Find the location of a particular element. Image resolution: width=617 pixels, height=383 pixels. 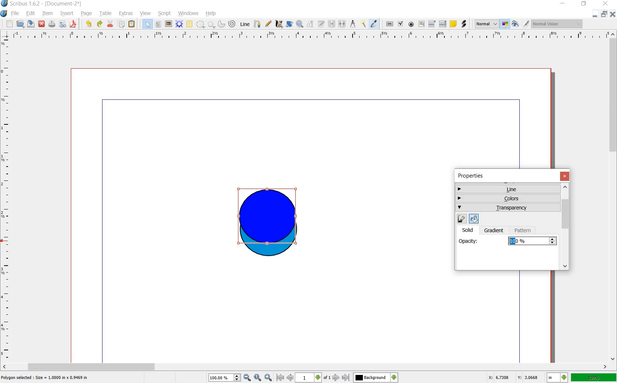

I-cursor is located at coordinates (509, 241).